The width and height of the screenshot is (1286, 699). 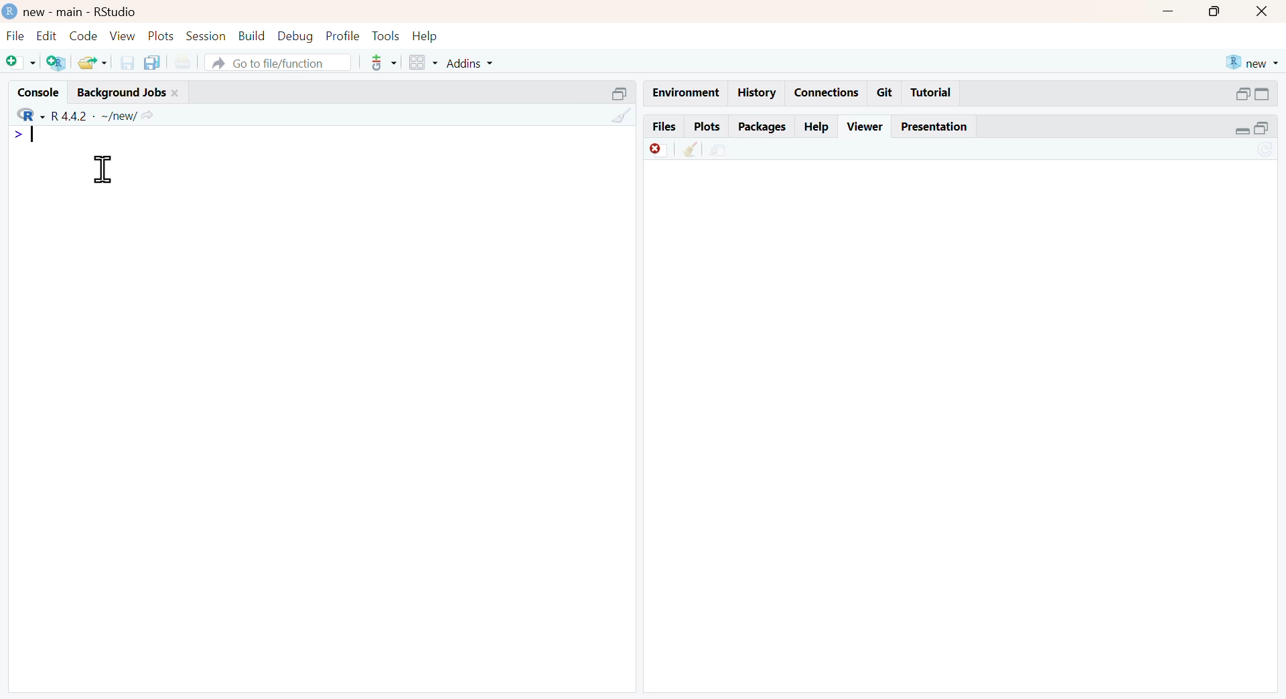 What do you see at coordinates (205, 36) in the screenshot?
I see `session` at bounding box center [205, 36].